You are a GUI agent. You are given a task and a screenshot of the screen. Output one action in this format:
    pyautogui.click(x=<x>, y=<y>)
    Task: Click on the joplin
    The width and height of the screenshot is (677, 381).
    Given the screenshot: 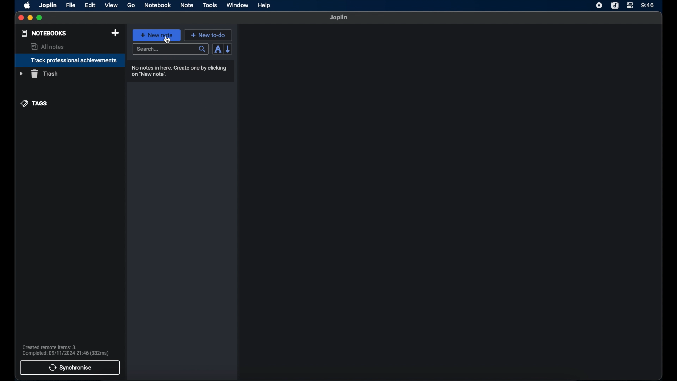 What is the action you would take?
    pyautogui.click(x=48, y=5)
    